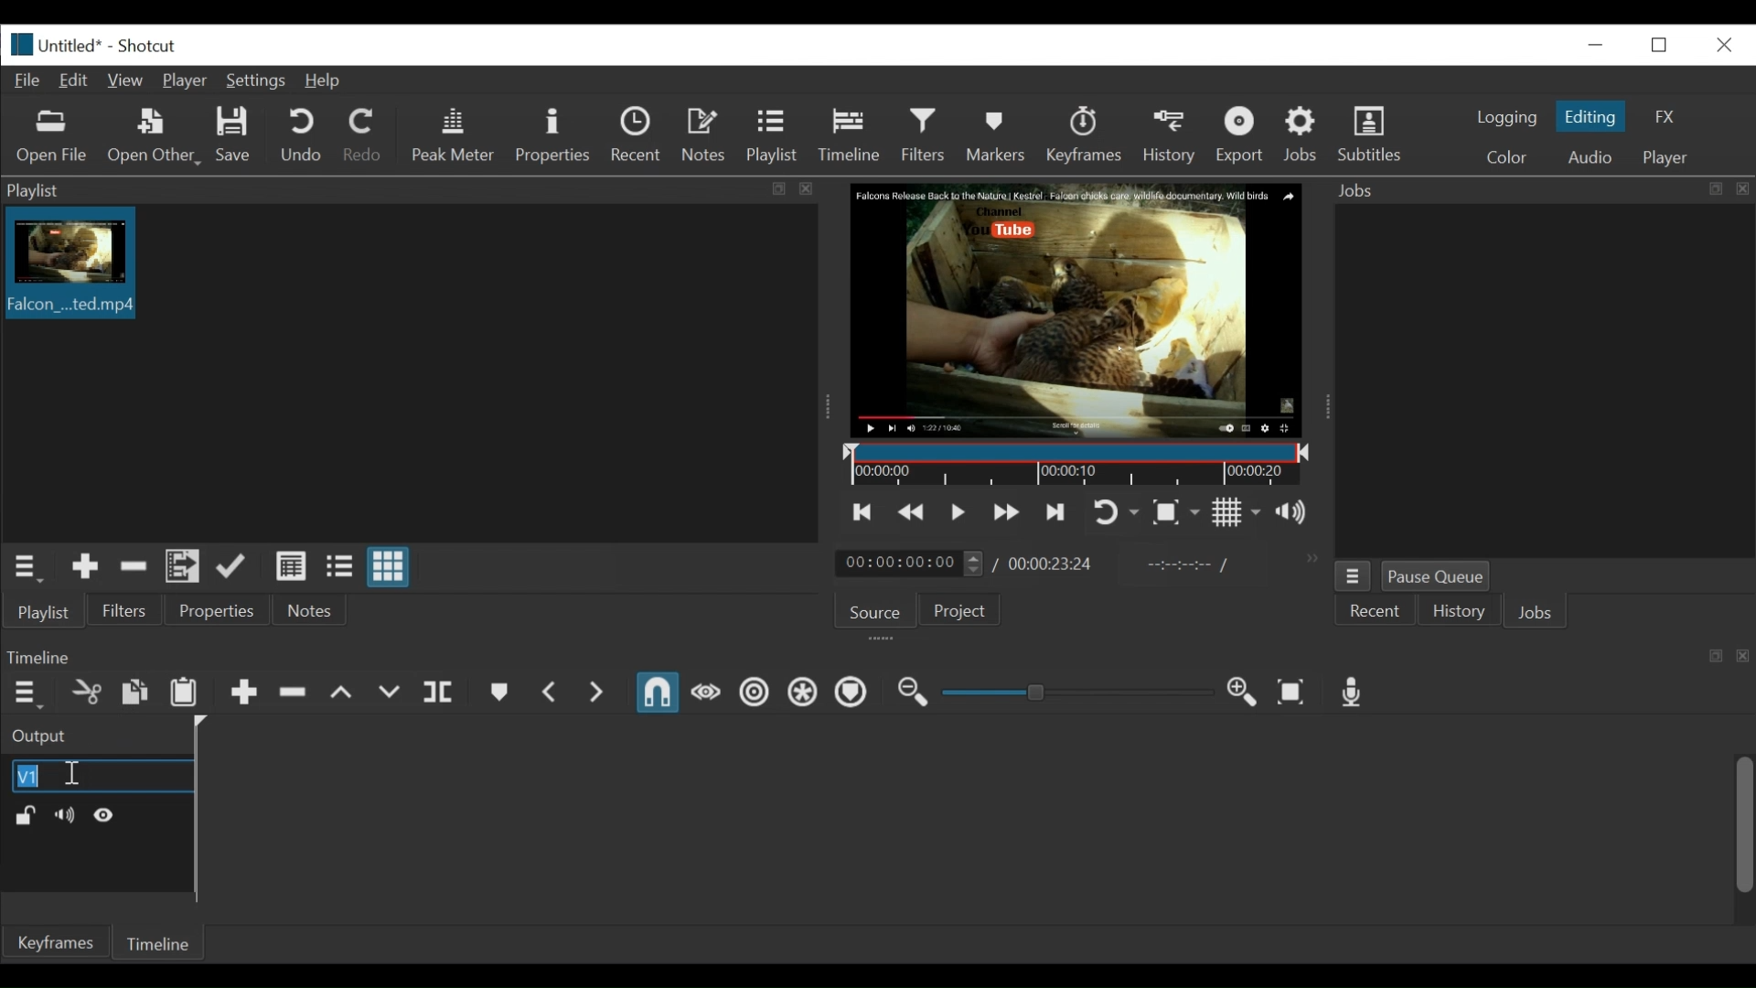 This screenshot has width=1756, height=988. What do you see at coordinates (705, 134) in the screenshot?
I see `Notes` at bounding box center [705, 134].